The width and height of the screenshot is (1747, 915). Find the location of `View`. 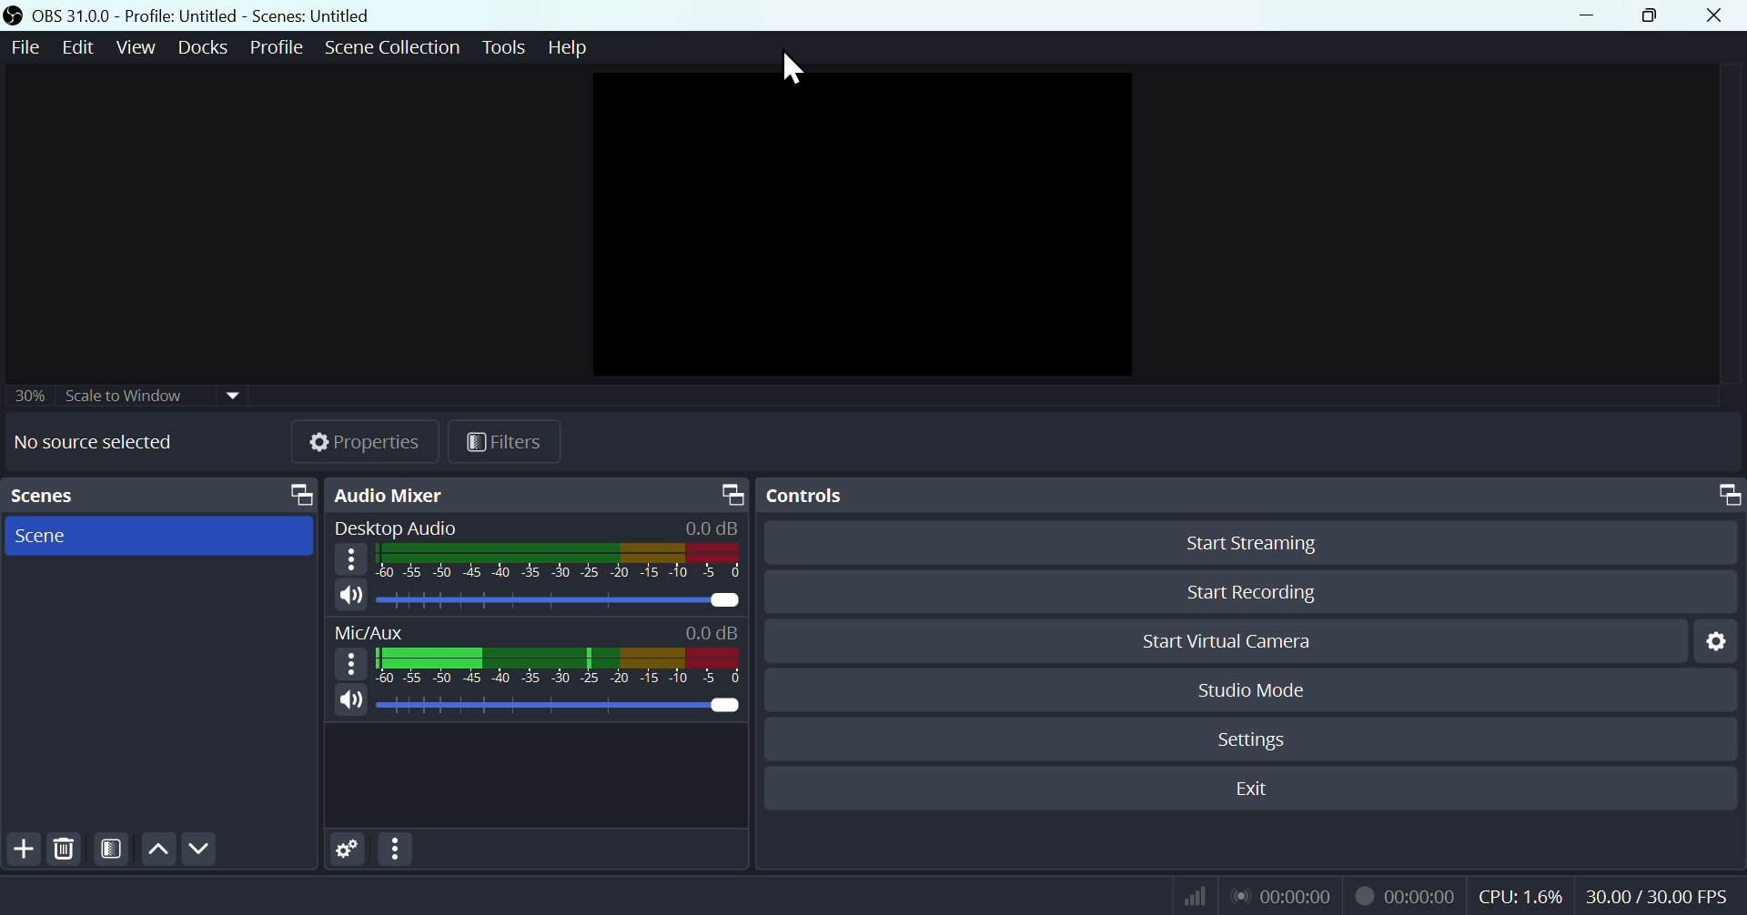

View is located at coordinates (135, 45).